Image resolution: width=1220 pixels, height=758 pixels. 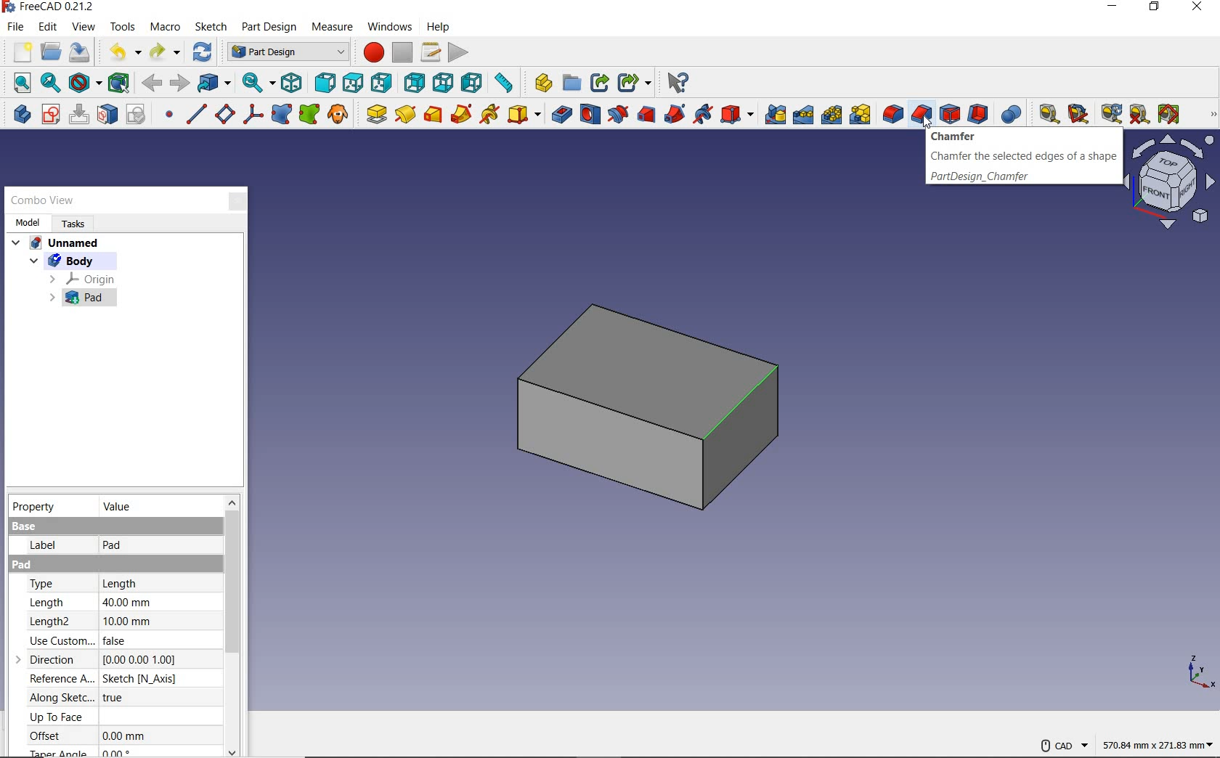 I want to click on create an additive primitive, so click(x=523, y=114).